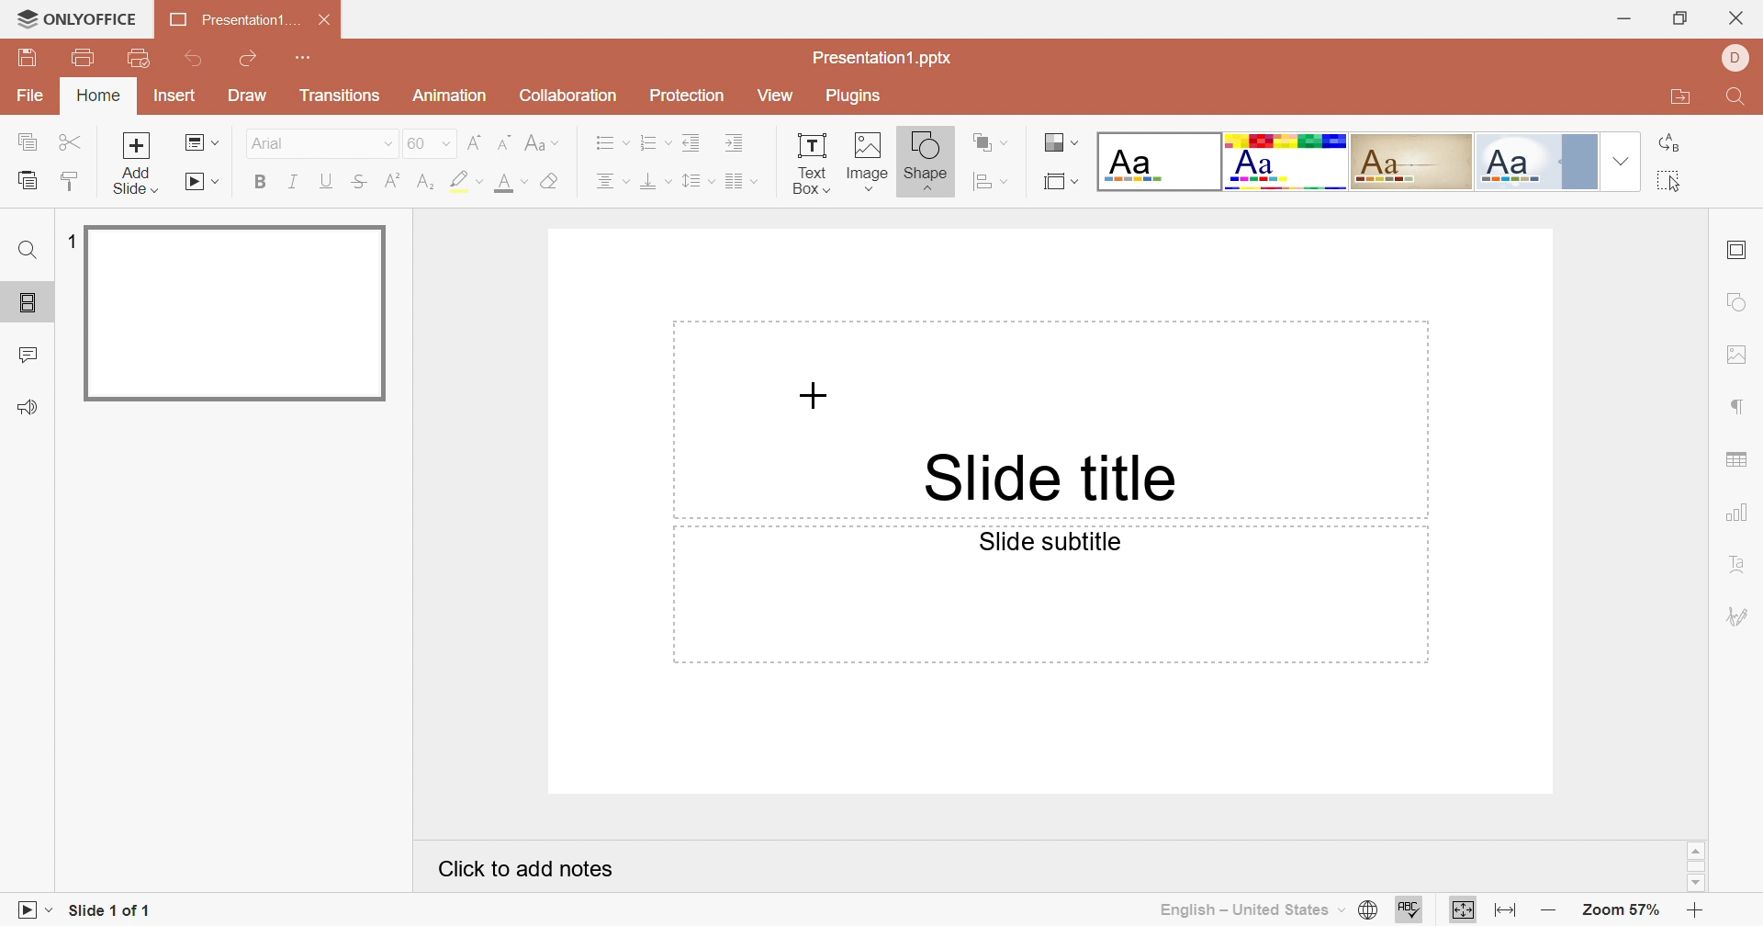 The height and width of the screenshot is (926, 1763). I want to click on Vertical align, so click(656, 181).